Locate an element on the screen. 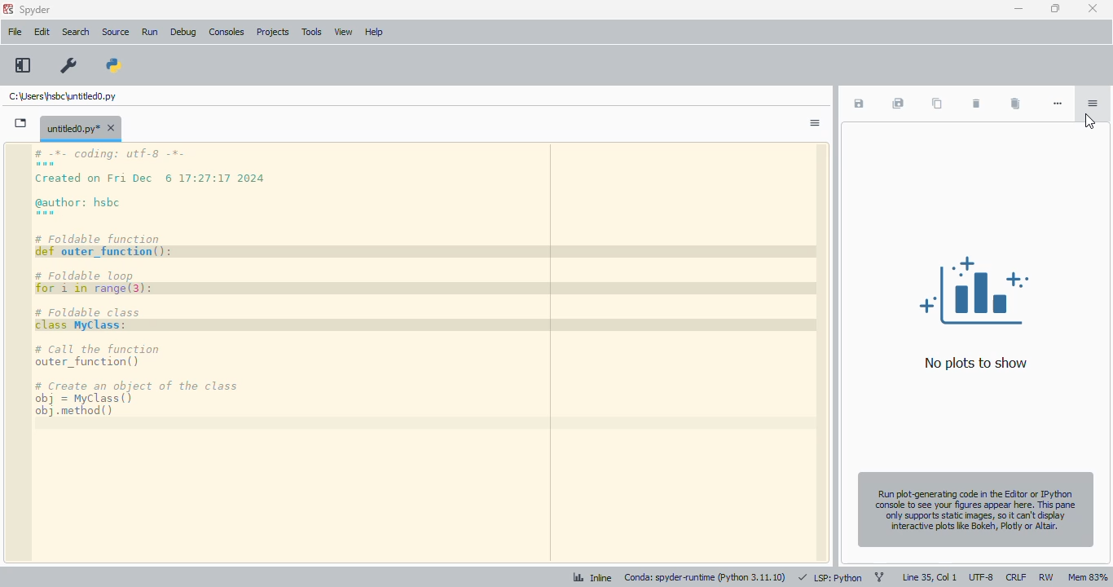 The height and width of the screenshot is (587, 1113). view is located at coordinates (343, 32).